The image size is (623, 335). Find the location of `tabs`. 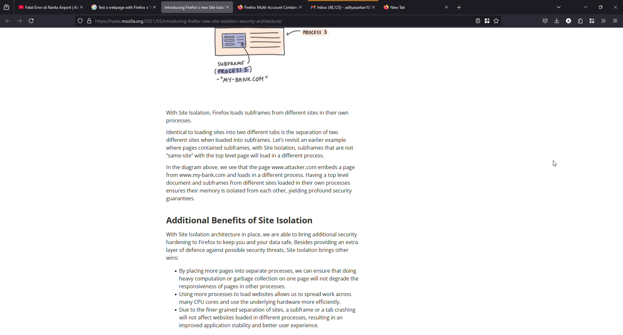

tabs is located at coordinates (559, 7).